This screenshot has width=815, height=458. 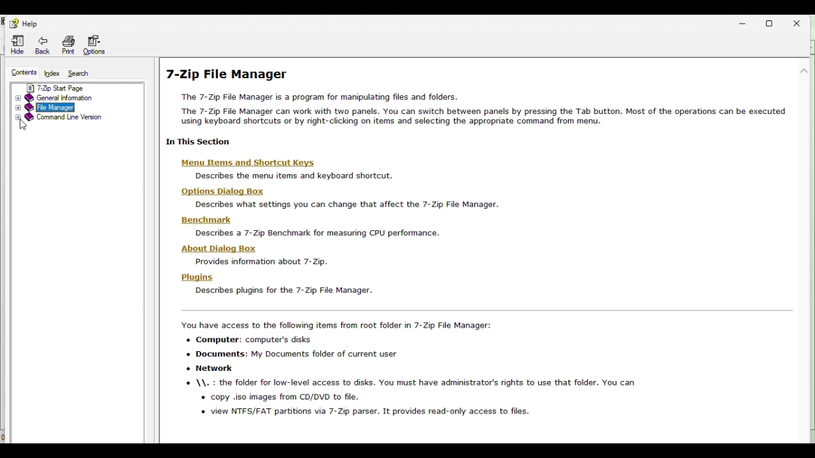 What do you see at coordinates (219, 191) in the screenshot?
I see `options dialog box` at bounding box center [219, 191].